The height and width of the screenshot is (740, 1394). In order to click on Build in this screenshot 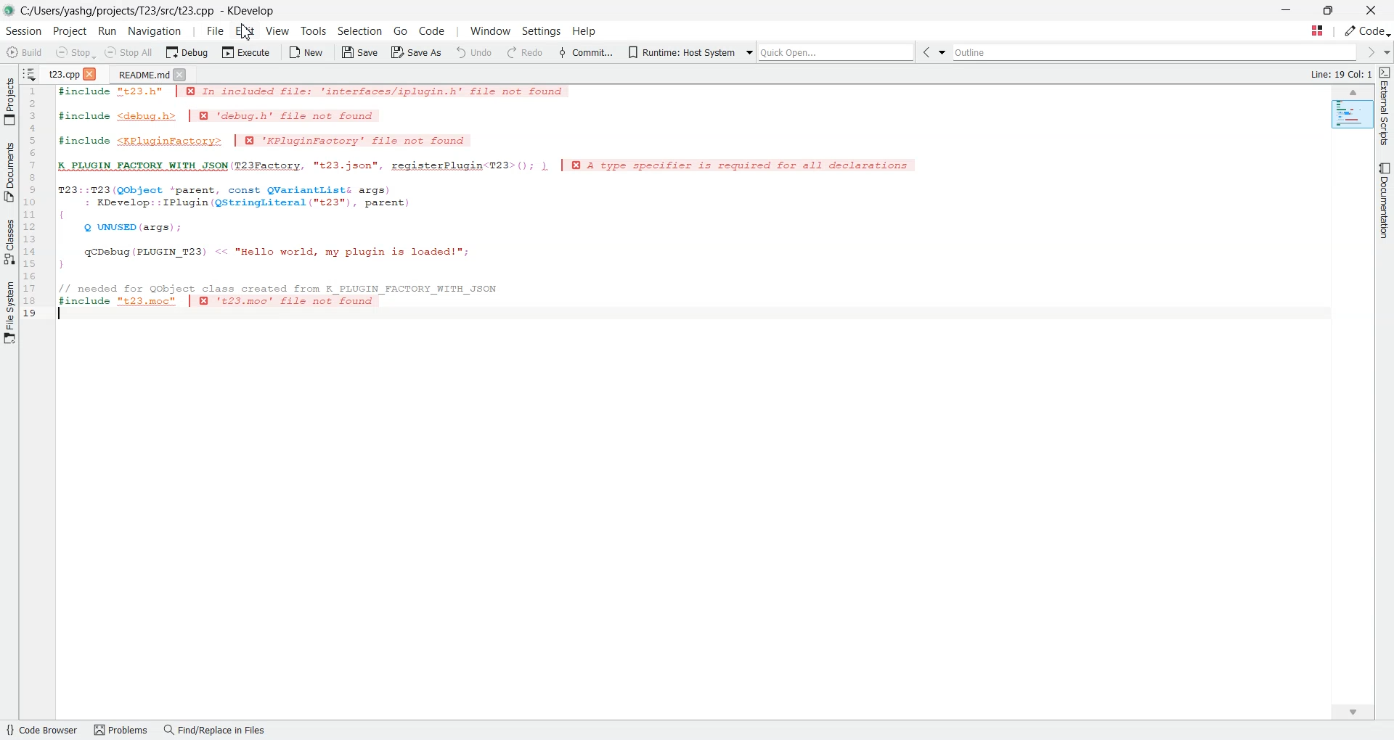, I will do `click(25, 52)`.